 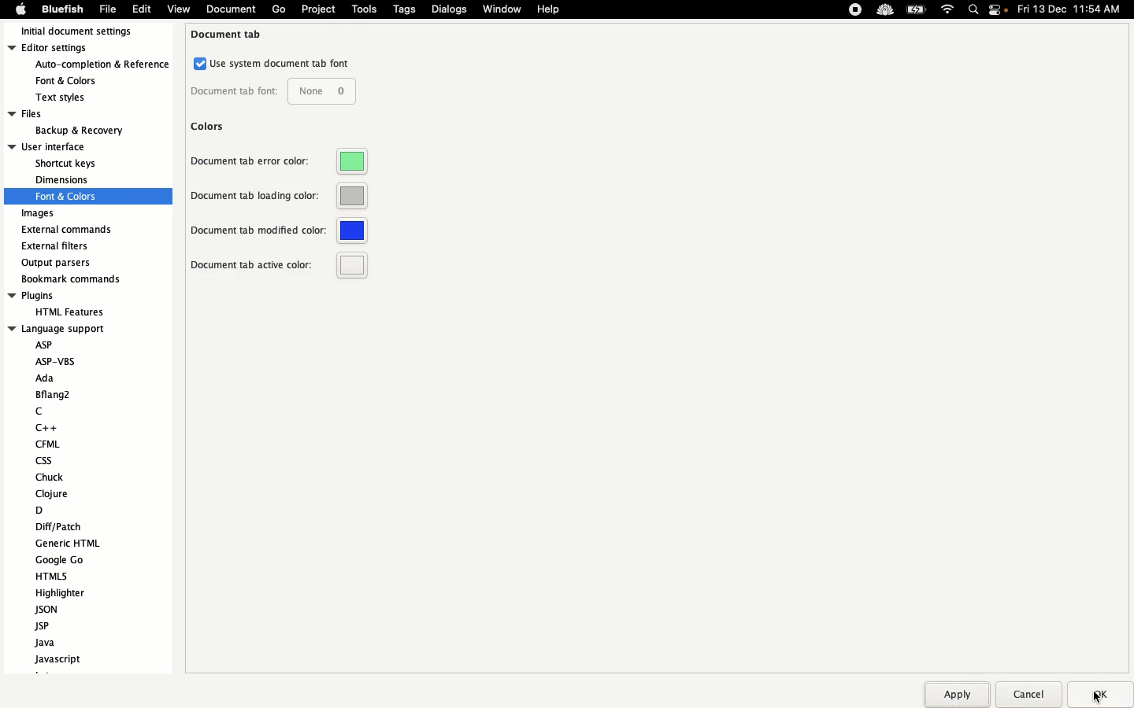 What do you see at coordinates (948, 10) in the screenshot?
I see `Internet` at bounding box center [948, 10].